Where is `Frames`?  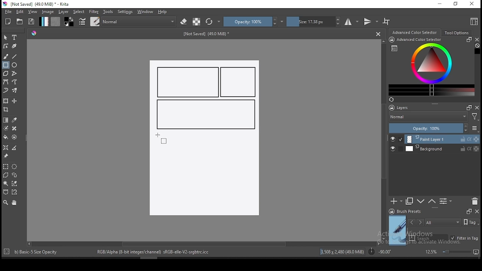
Frames is located at coordinates (469, 211).